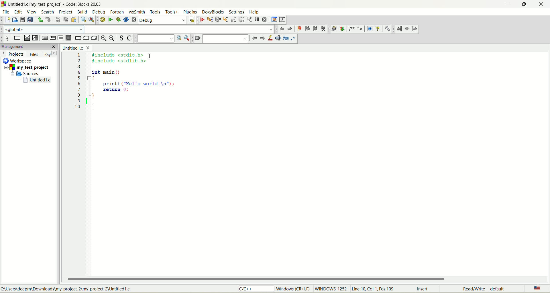 The height and width of the screenshot is (293, 550). What do you see at coordinates (57, 4) in the screenshot?
I see `*Untitled1.c [my_test_project] - Code::Blocks 20.03` at bounding box center [57, 4].